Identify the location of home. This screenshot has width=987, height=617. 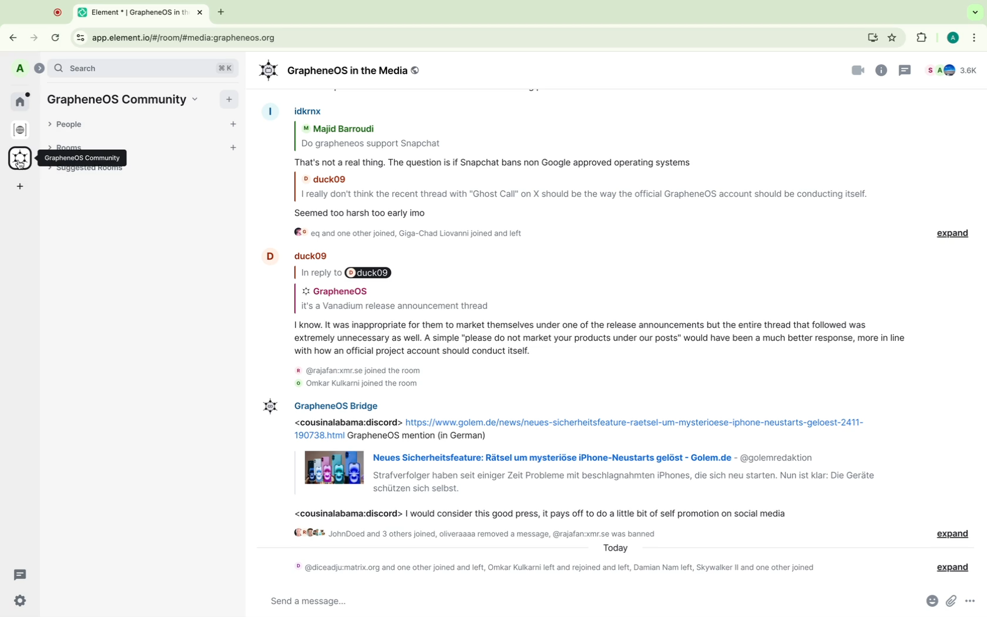
(22, 100).